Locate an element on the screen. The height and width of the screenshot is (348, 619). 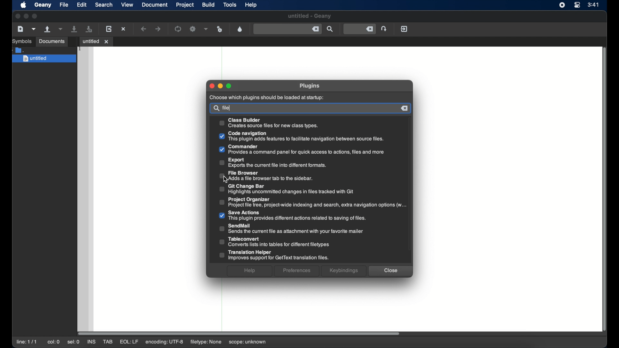
close is located at coordinates (17, 16).